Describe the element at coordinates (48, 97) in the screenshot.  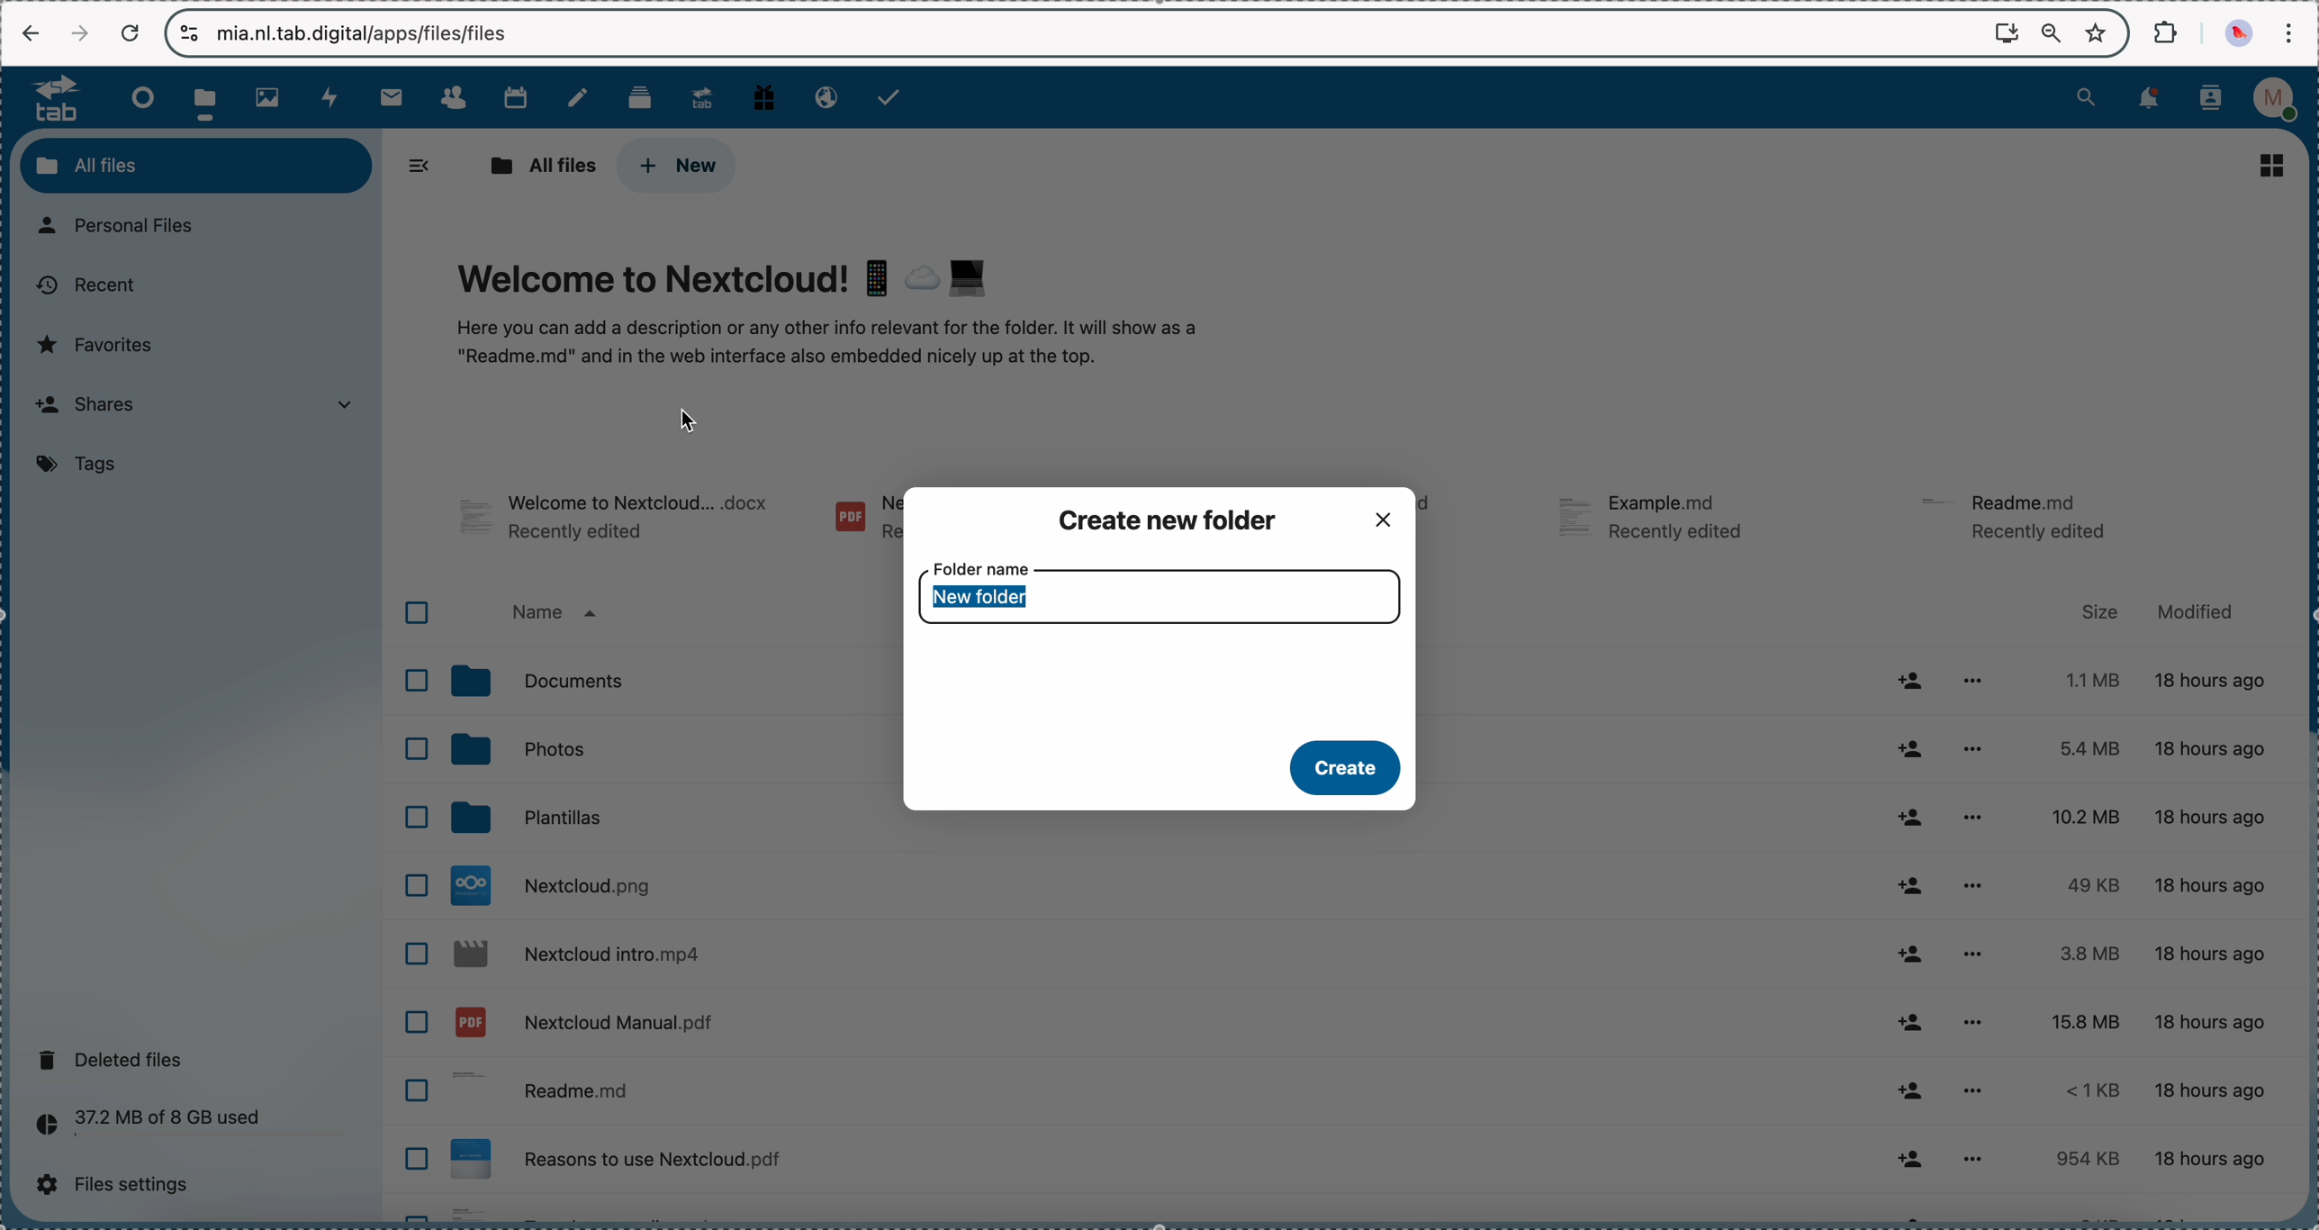
I see `tab` at that location.